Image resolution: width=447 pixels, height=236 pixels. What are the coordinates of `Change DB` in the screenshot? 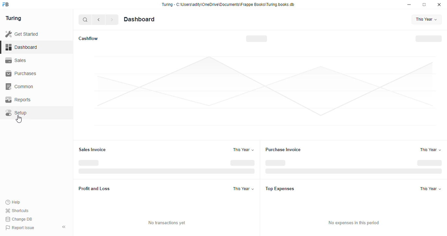 It's located at (20, 220).